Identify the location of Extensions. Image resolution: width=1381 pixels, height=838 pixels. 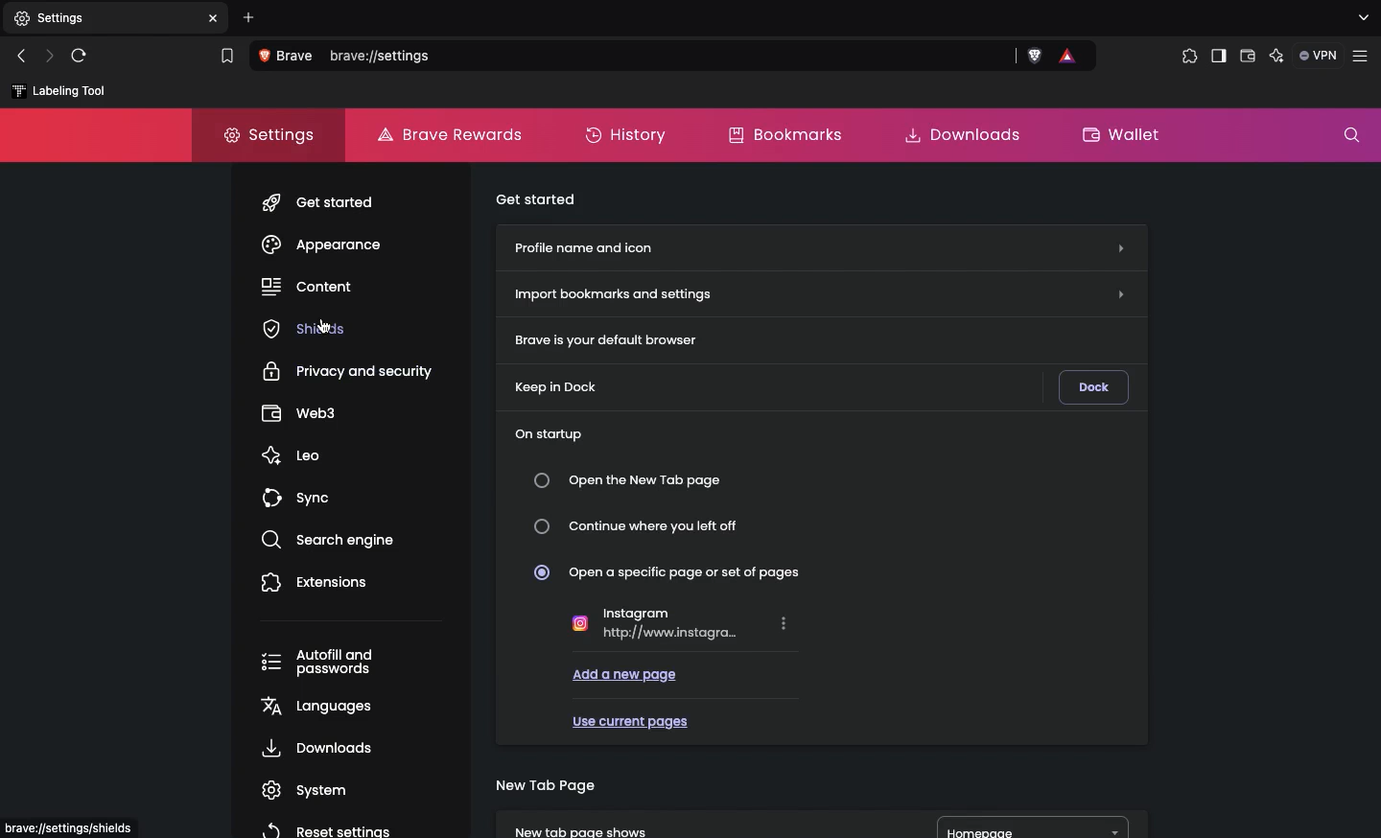
(318, 582).